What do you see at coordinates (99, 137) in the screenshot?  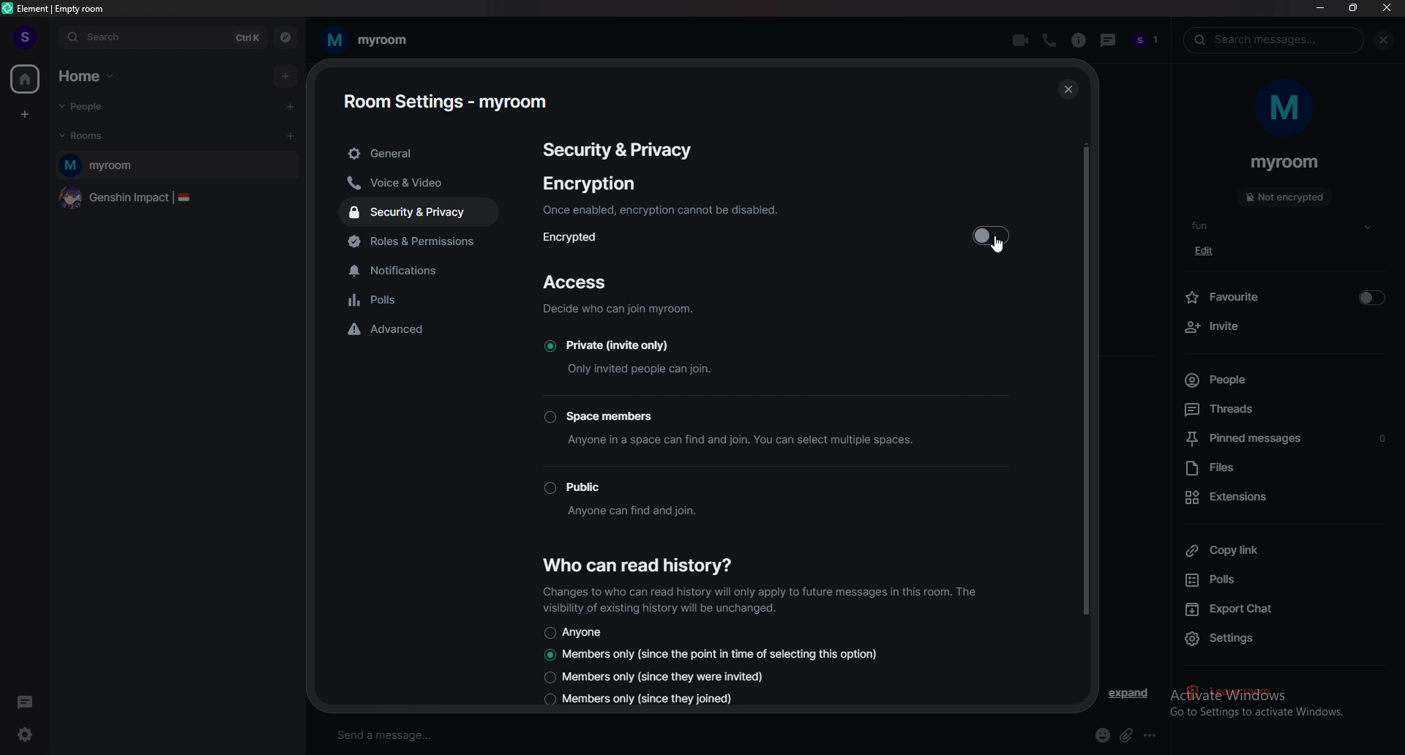 I see `rooms` at bounding box center [99, 137].